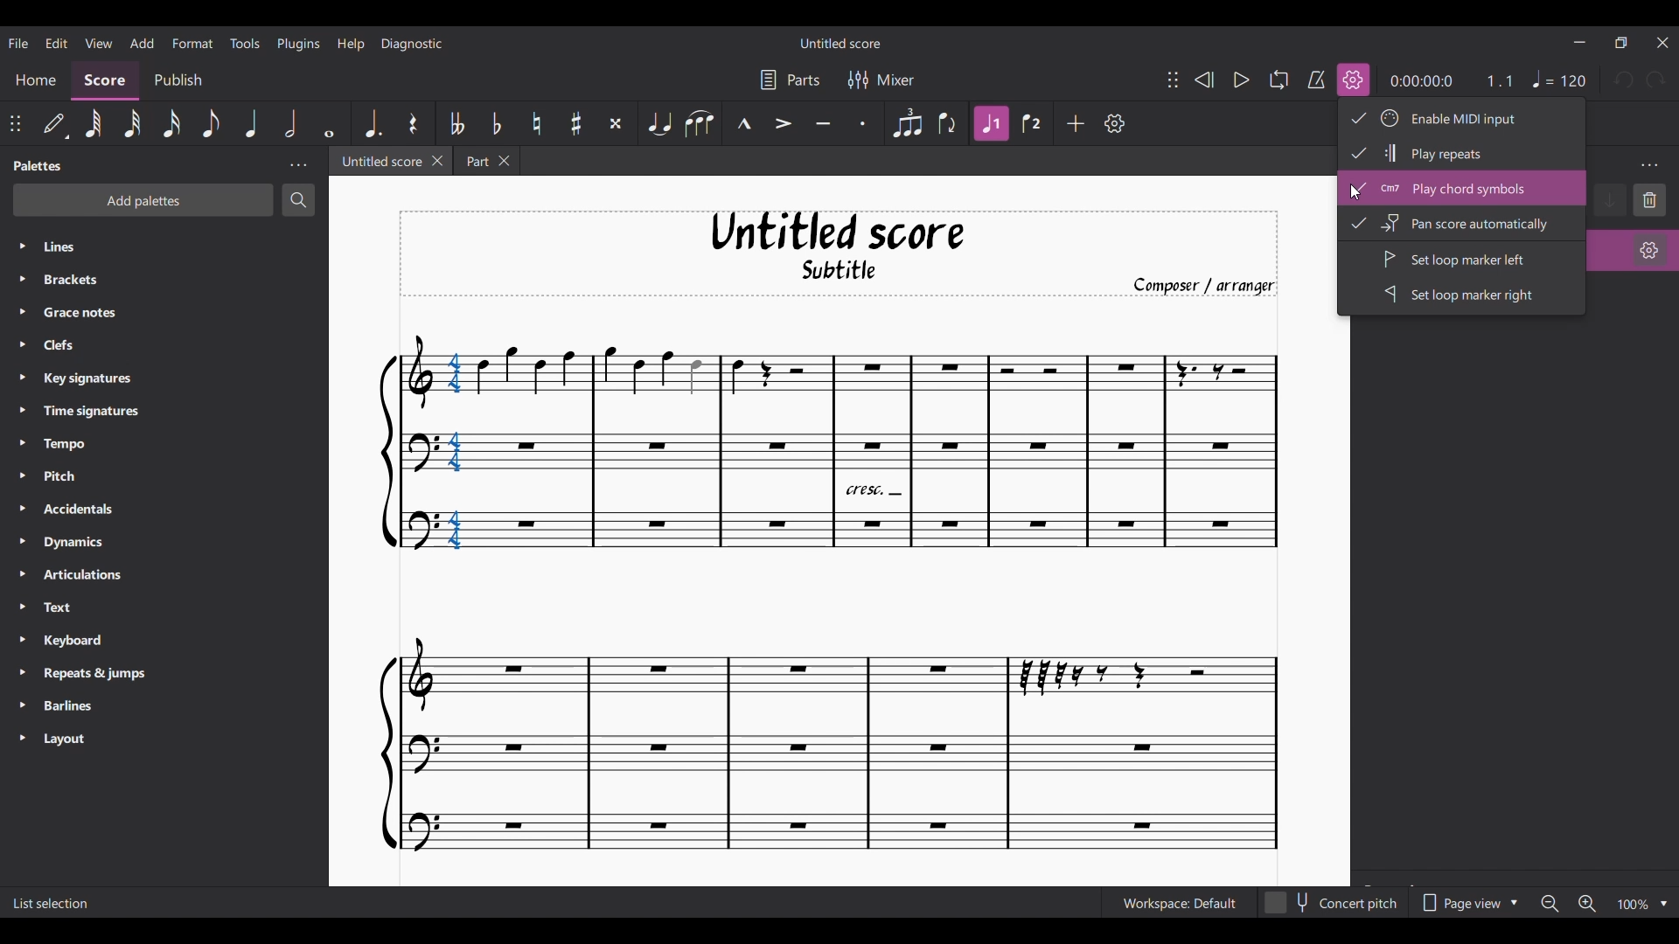  Describe the element at coordinates (1478, 223) in the screenshot. I see `Pan score automatically` at that location.